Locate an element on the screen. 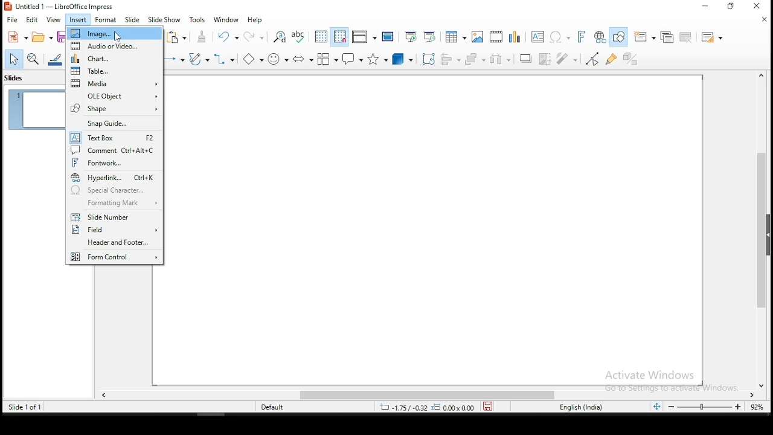  insert special characters is located at coordinates (560, 35).